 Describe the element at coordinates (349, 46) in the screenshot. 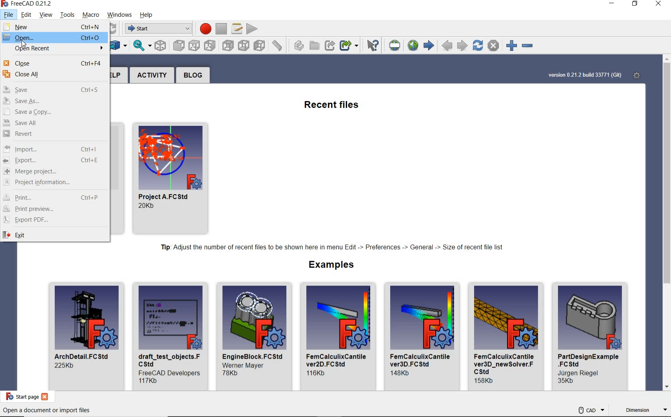

I see `MAKE SUB-LINK` at that location.